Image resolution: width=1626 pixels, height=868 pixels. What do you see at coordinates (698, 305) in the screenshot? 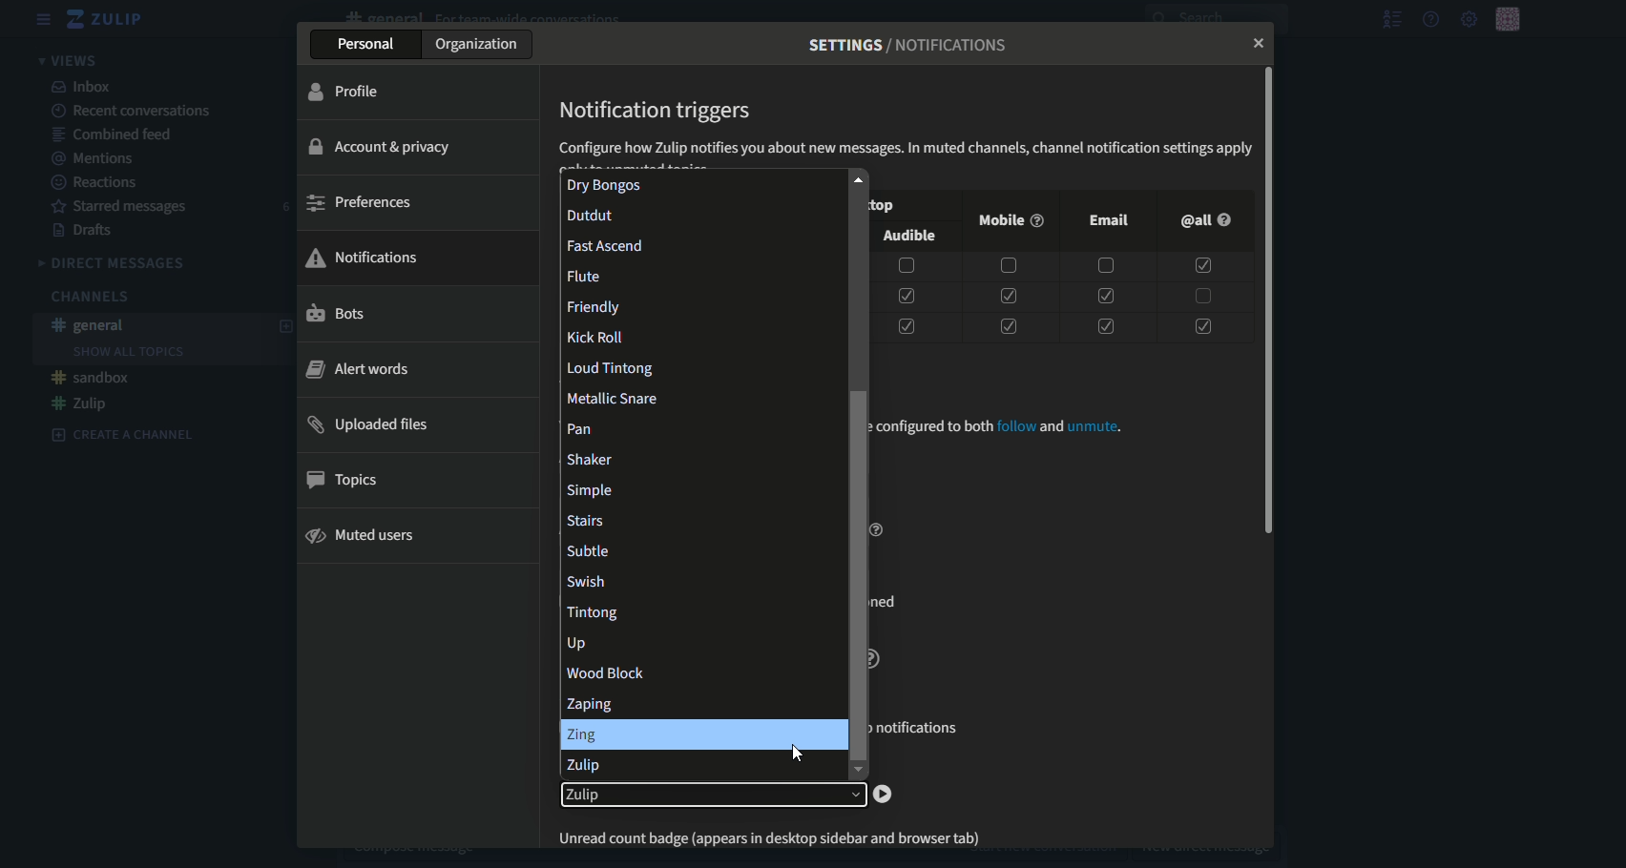
I see `friendly` at bounding box center [698, 305].